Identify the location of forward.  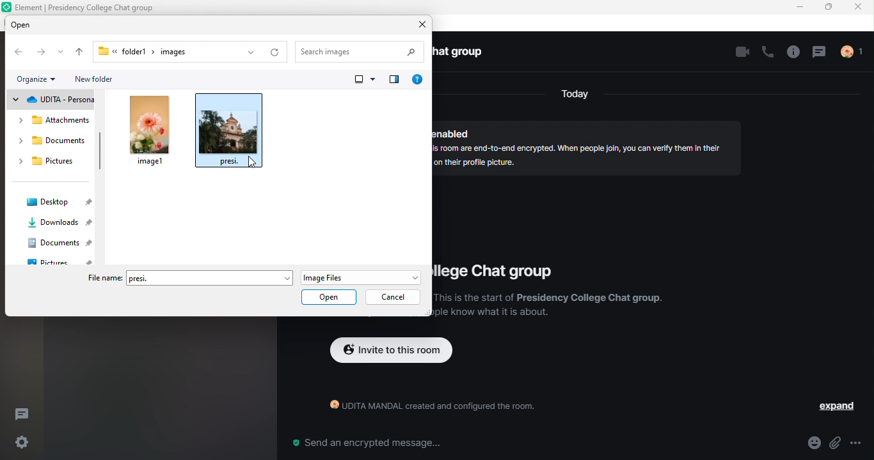
(40, 53).